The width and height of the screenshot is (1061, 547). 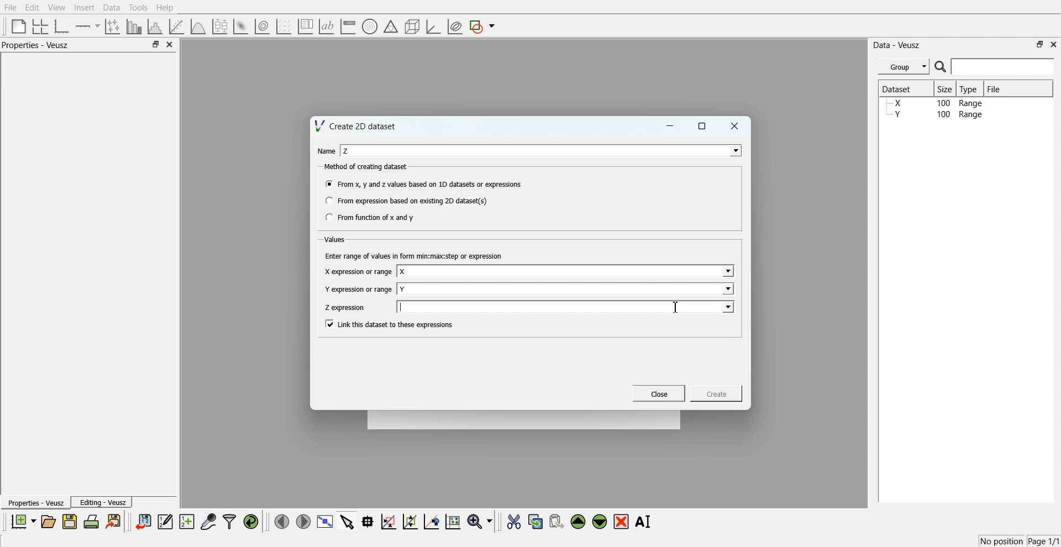 I want to click on 3D Graph, so click(x=433, y=27).